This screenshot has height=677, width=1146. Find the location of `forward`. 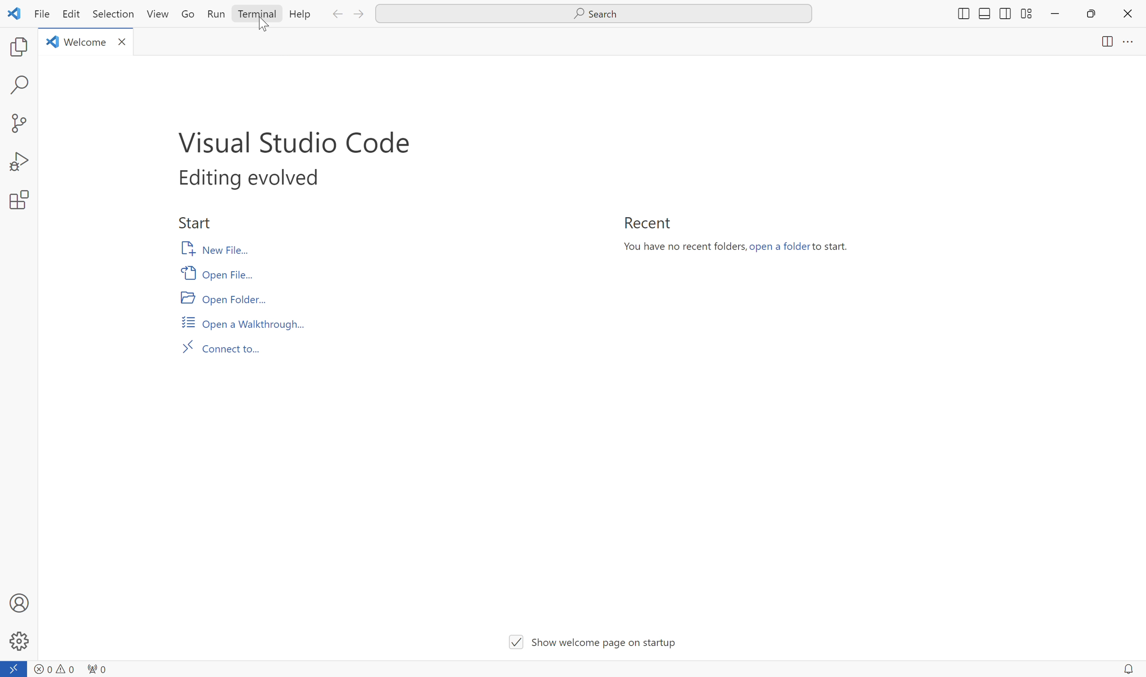

forward is located at coordinates (361, 15).